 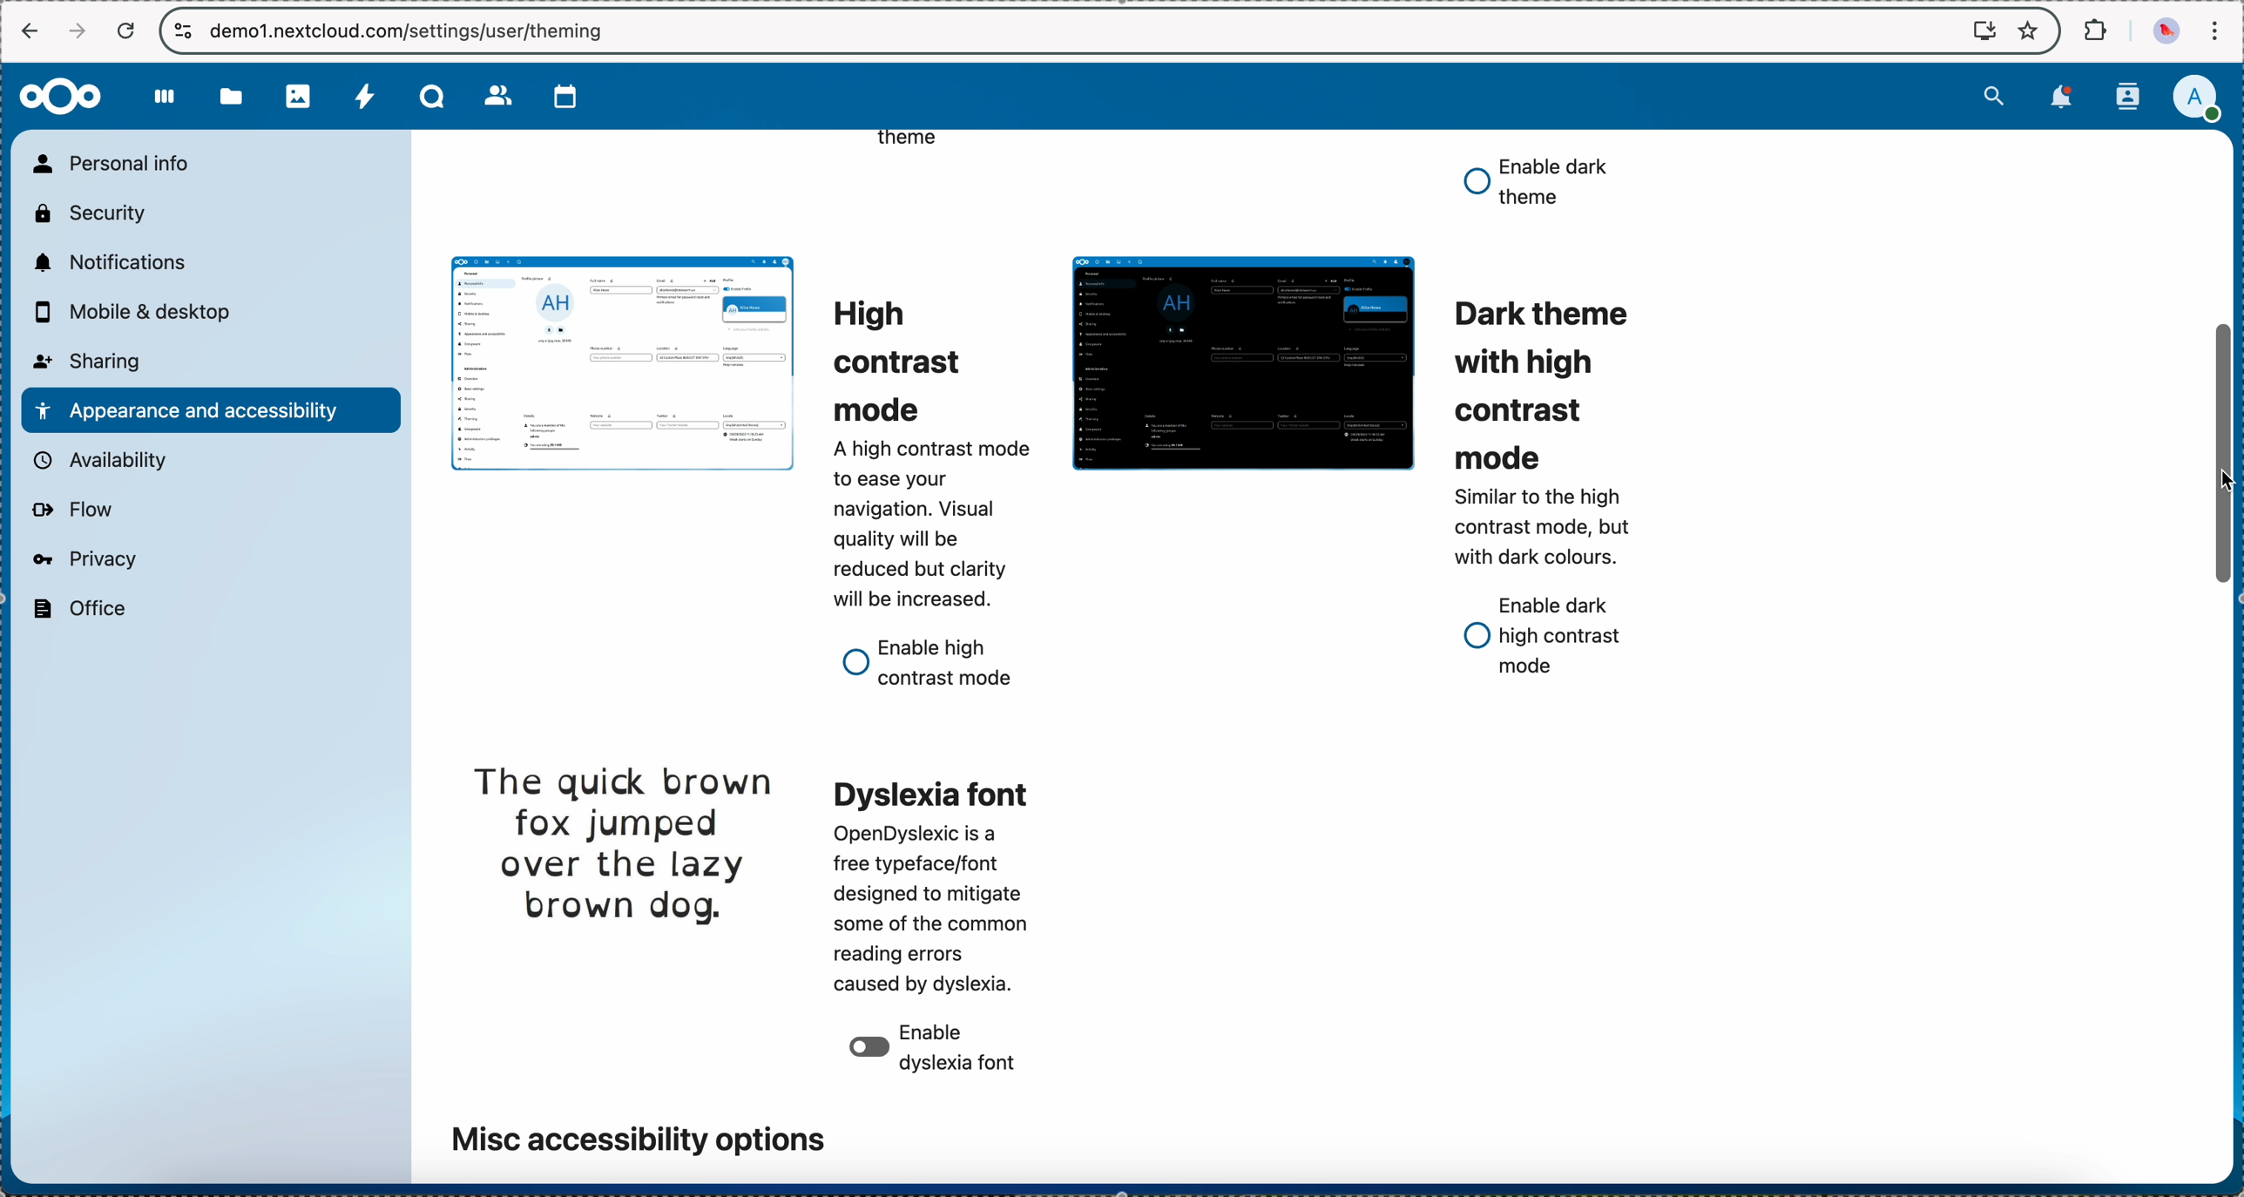 I want to click on navigate foward, so click(x=78, y=30).